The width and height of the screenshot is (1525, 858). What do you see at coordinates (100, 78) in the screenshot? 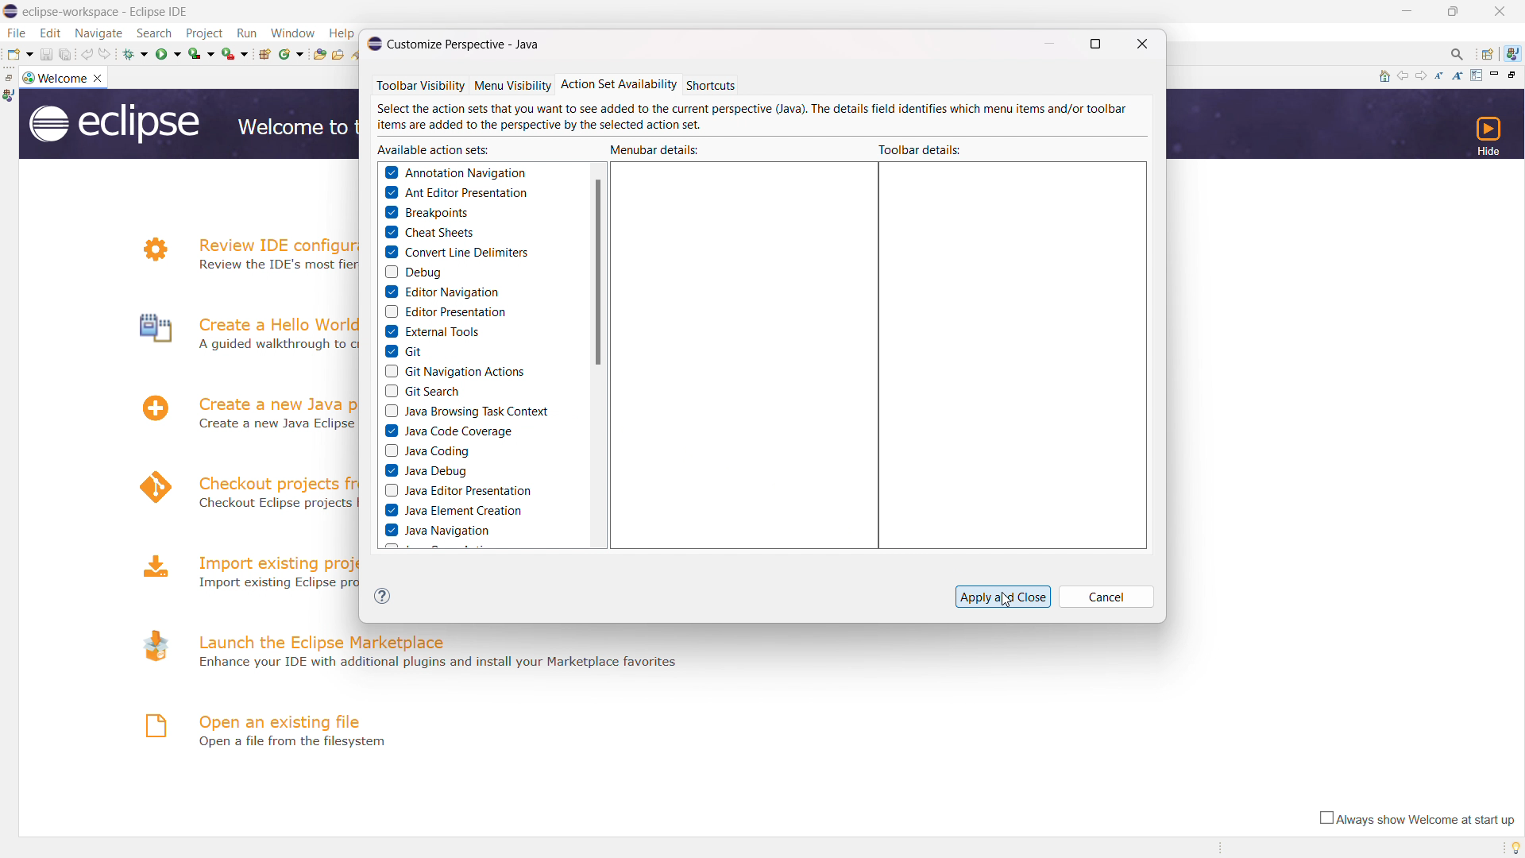
I see `close` at bounding box center [100, 78].